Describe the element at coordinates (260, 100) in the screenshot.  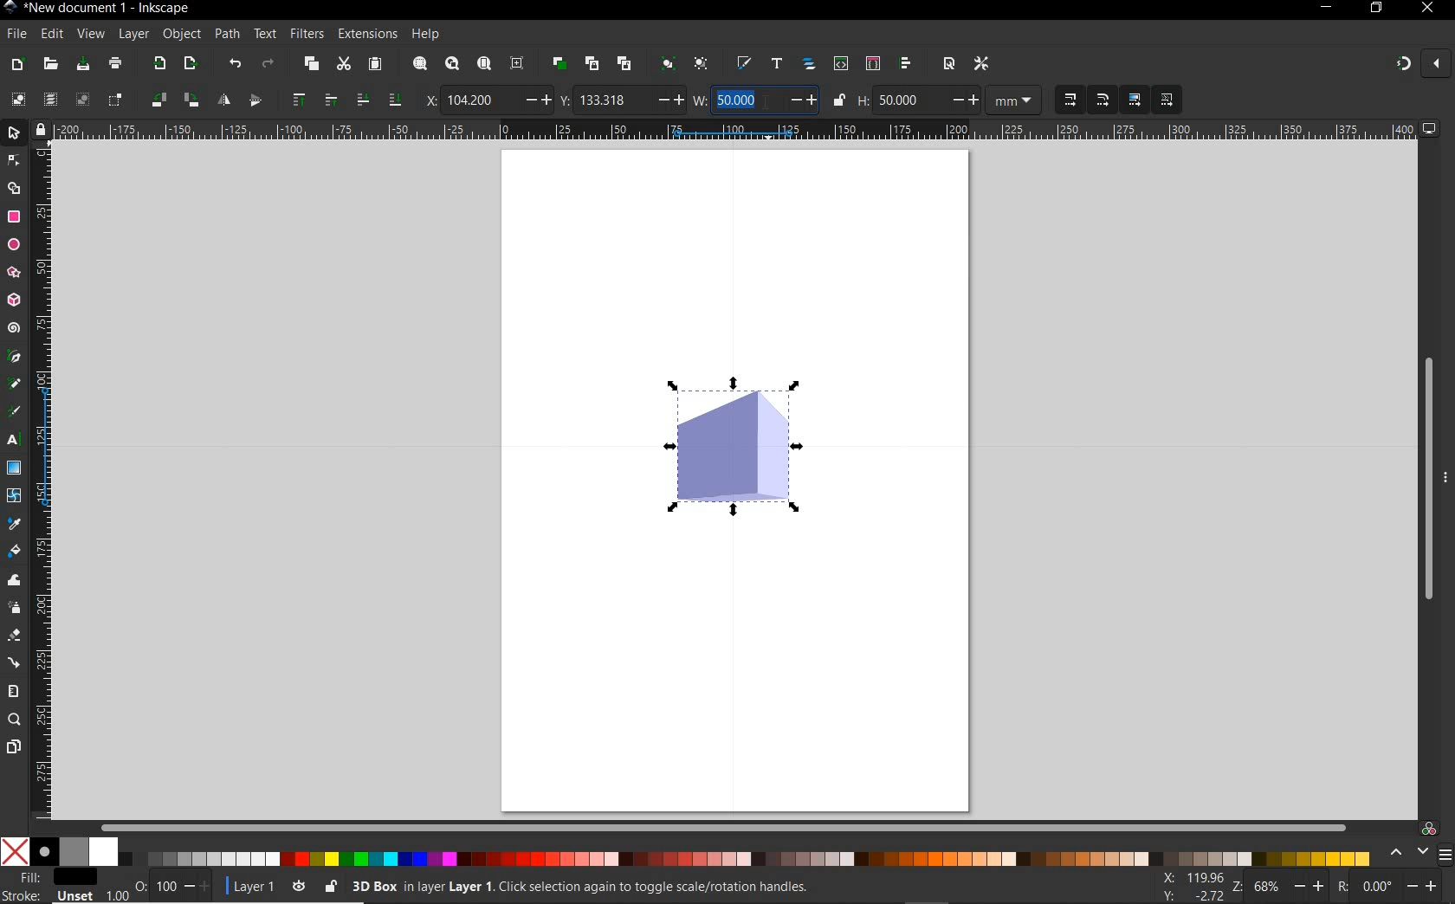
I see `object flip` at that location.